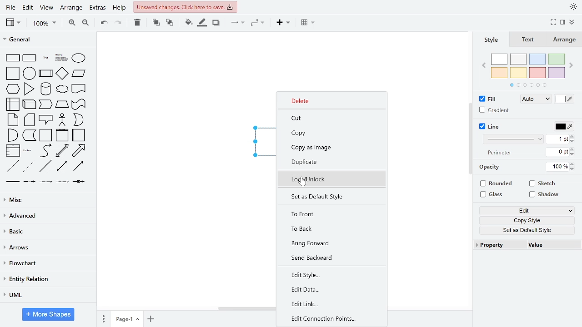  What do you see at coordinates (527, 230) in the screenshot?
I see `set as default style` at bounding box center [527, 230].